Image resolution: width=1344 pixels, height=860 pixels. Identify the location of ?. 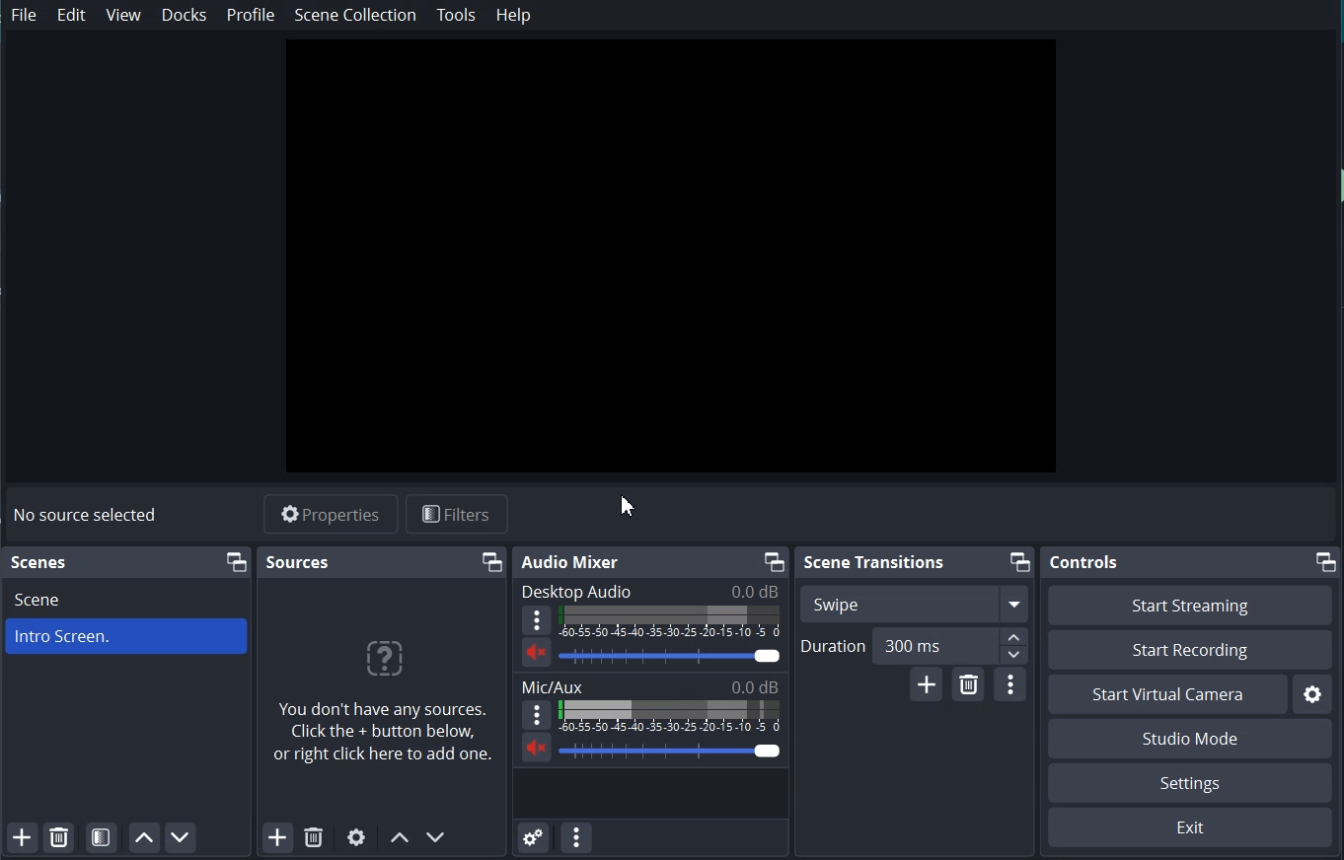
(382, 663).